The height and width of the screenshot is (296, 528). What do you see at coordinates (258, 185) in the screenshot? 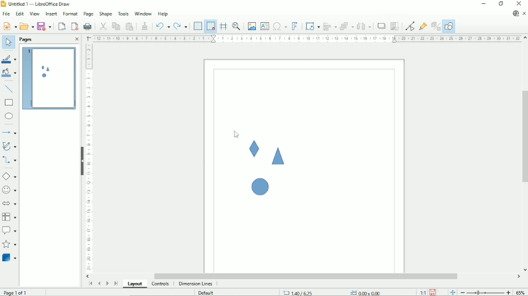
I see `Shape` at bounding box center [258, 185].